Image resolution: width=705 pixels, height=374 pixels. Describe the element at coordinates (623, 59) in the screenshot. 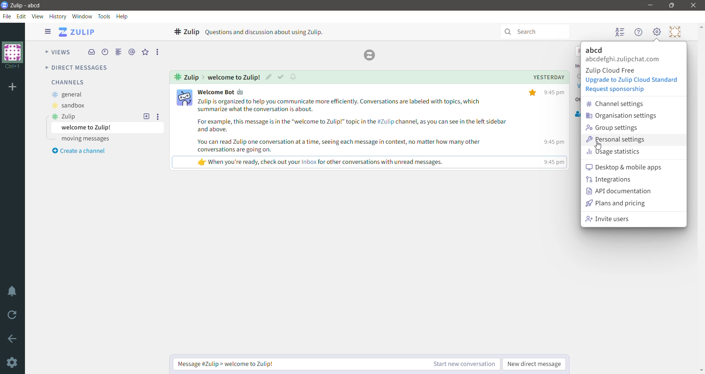

I see `abcdefghi.zulipchat.com(Logged in account)` at that location.